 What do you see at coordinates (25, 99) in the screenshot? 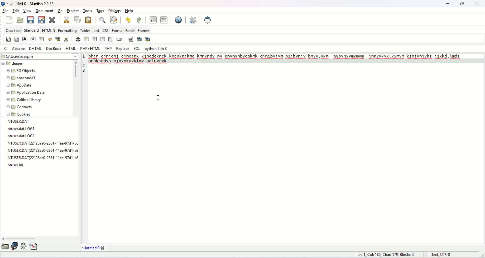
I see `calibre` at bounding box center [25, 99].